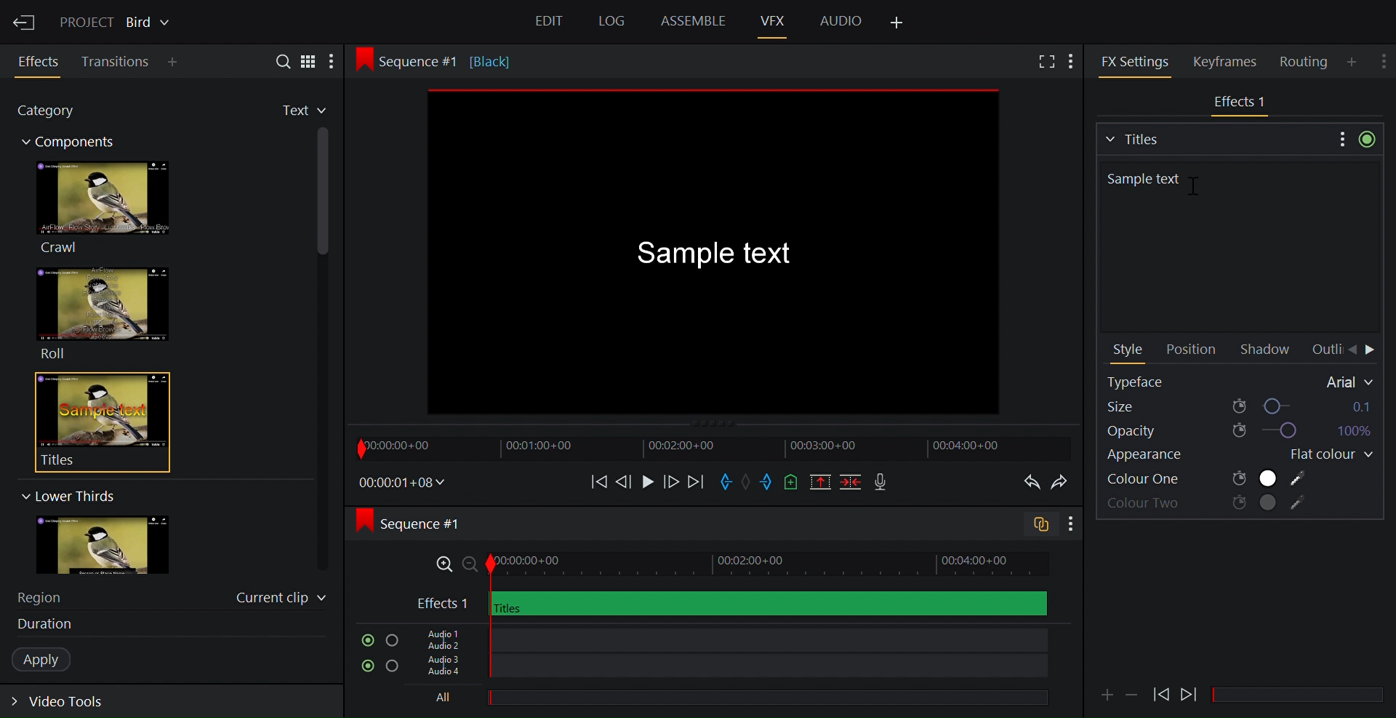  Describe the element at coordinates (1240, 406) in the screenshot. I see `Size` at that location.